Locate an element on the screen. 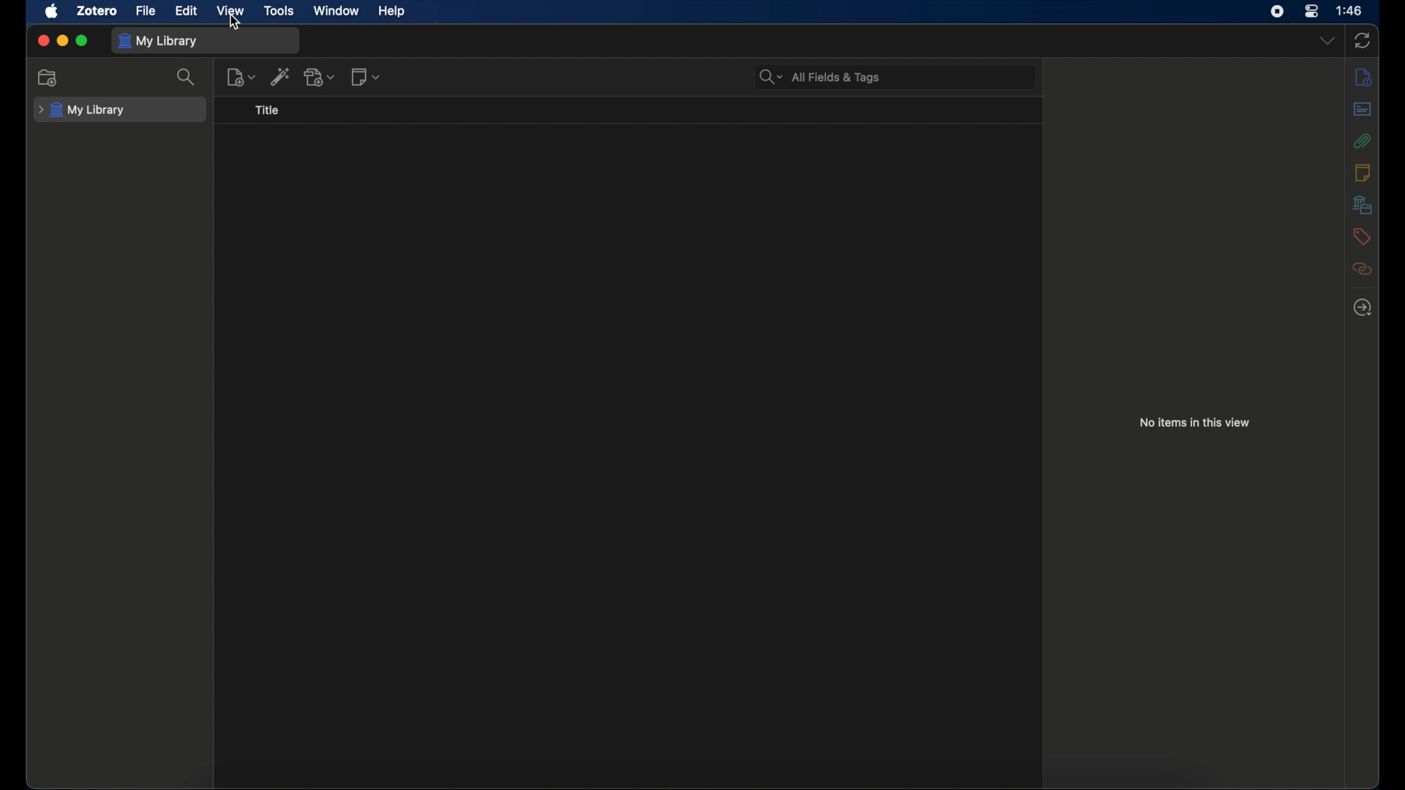  new collection is located at coordinates (48, 77).